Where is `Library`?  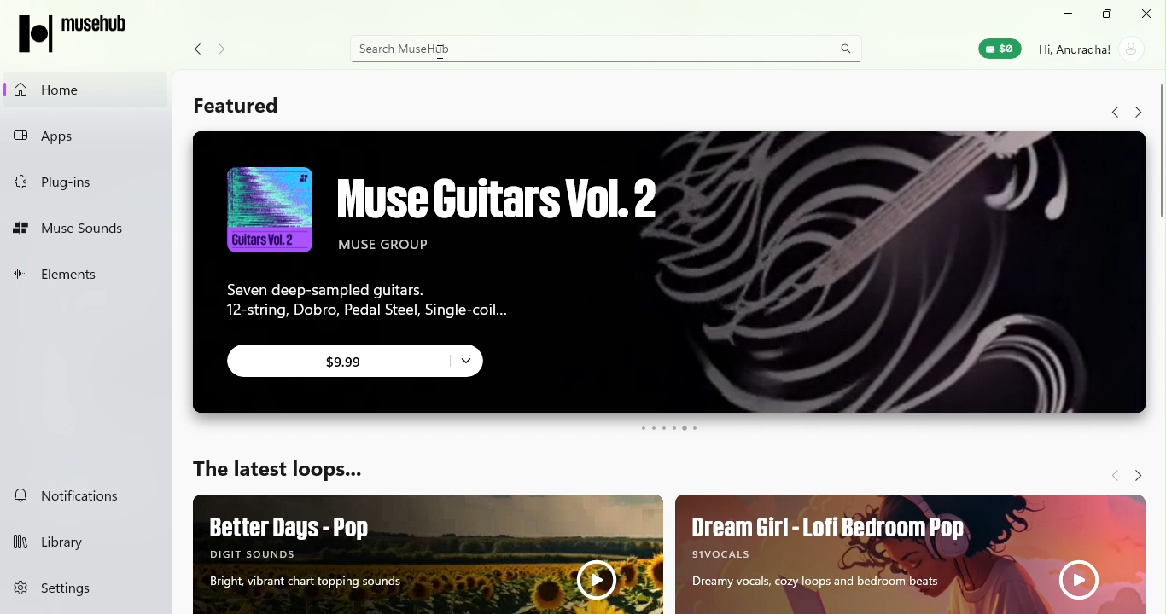
Library is located at coordinates (81, 543).